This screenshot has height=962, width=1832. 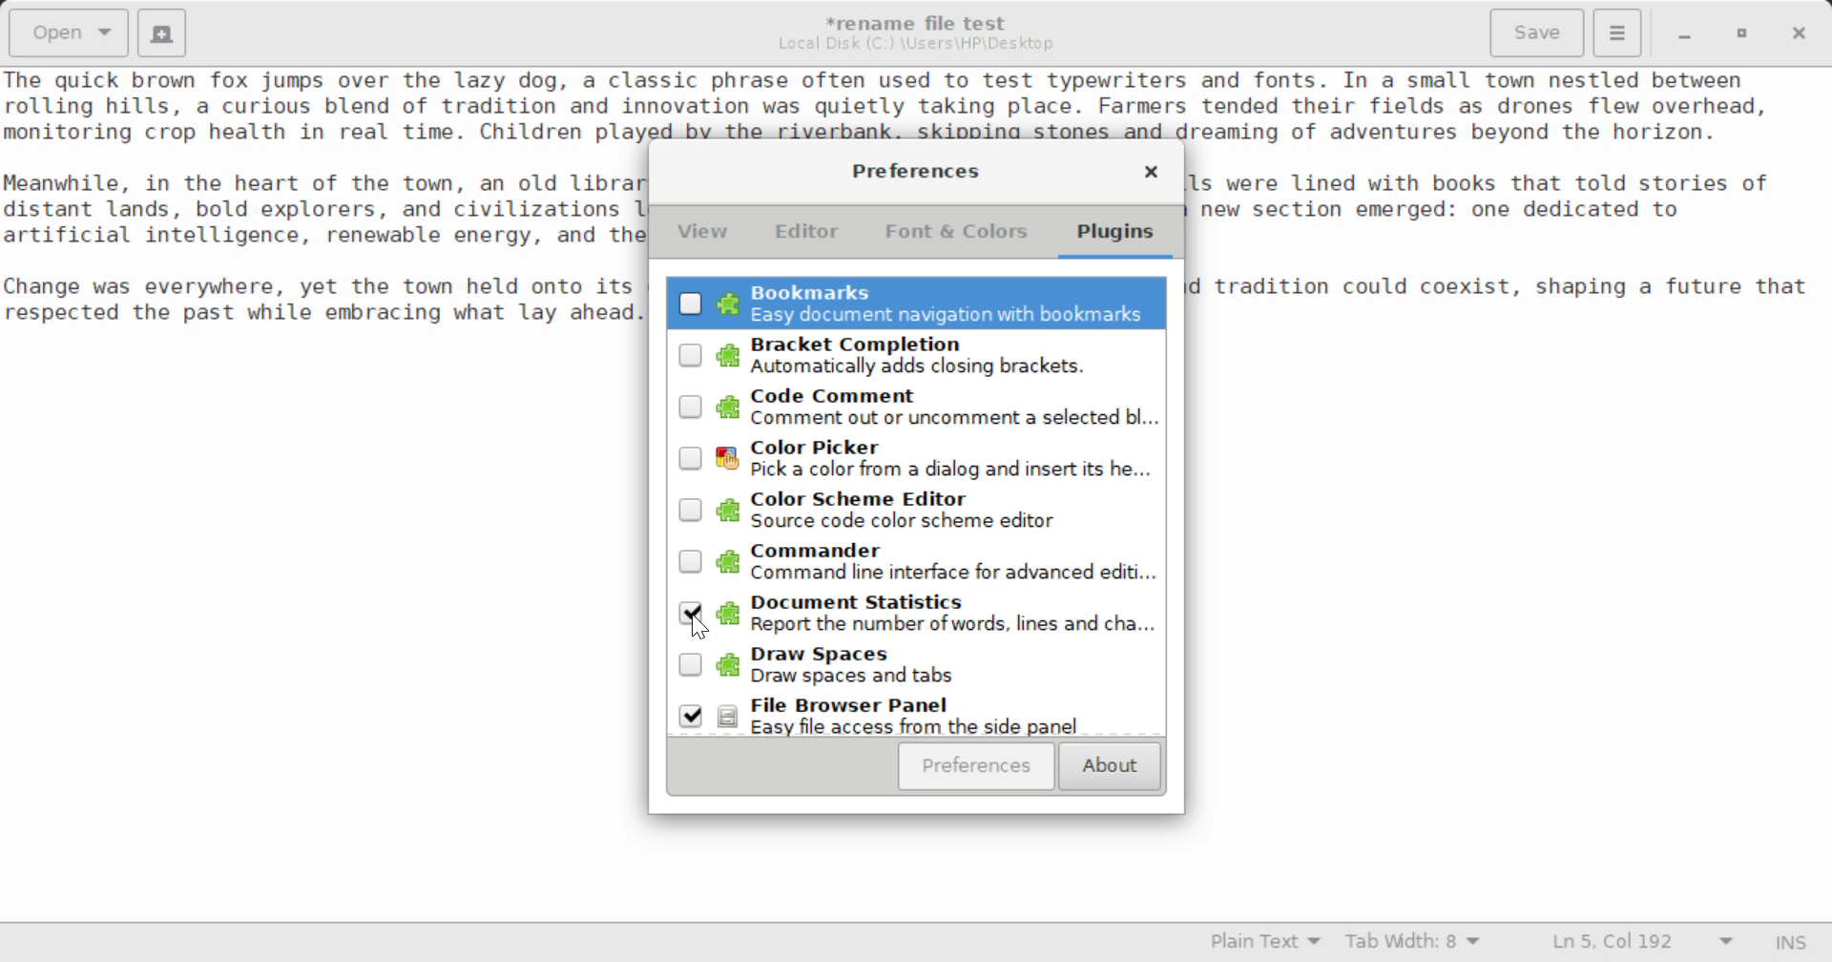 I want to click on Tab Width , so click(x=1416, y=944).